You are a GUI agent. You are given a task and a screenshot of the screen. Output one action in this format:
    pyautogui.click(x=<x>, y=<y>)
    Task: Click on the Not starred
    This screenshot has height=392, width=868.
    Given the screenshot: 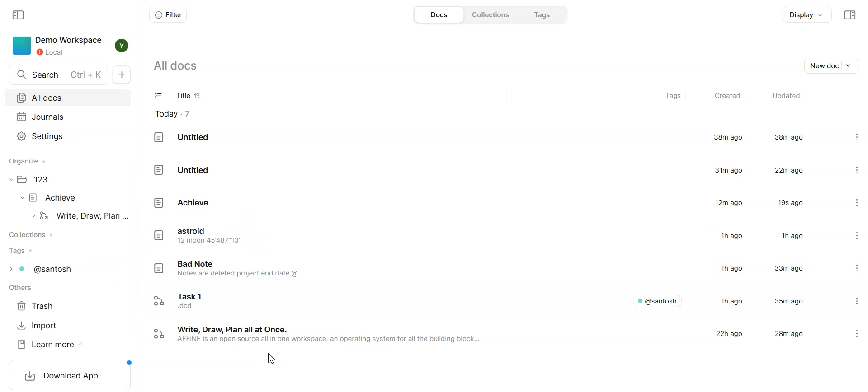 What is the action you would take?
    pyautogui.click(x=840, y=334)
    